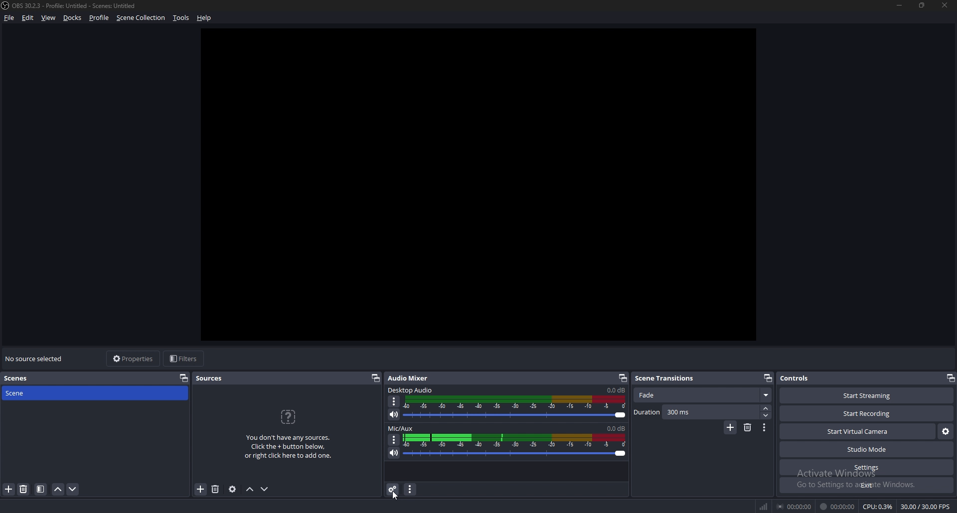 Image resolution: width=957 pixels, height=513 pixels. Describe the element at coordinates (924, 6) in the screenshot. I see `resize` at that location.